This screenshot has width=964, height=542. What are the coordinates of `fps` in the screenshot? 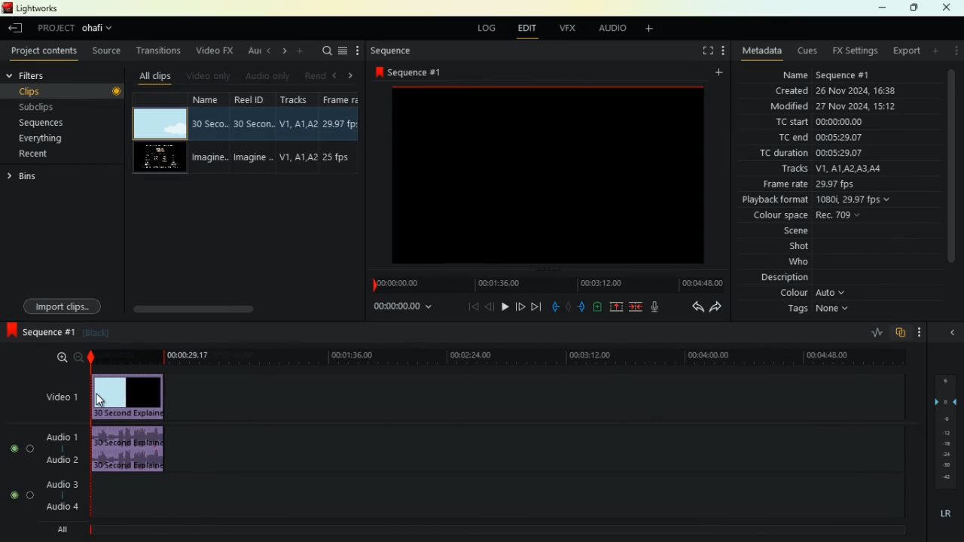 It's located at (340, 133).